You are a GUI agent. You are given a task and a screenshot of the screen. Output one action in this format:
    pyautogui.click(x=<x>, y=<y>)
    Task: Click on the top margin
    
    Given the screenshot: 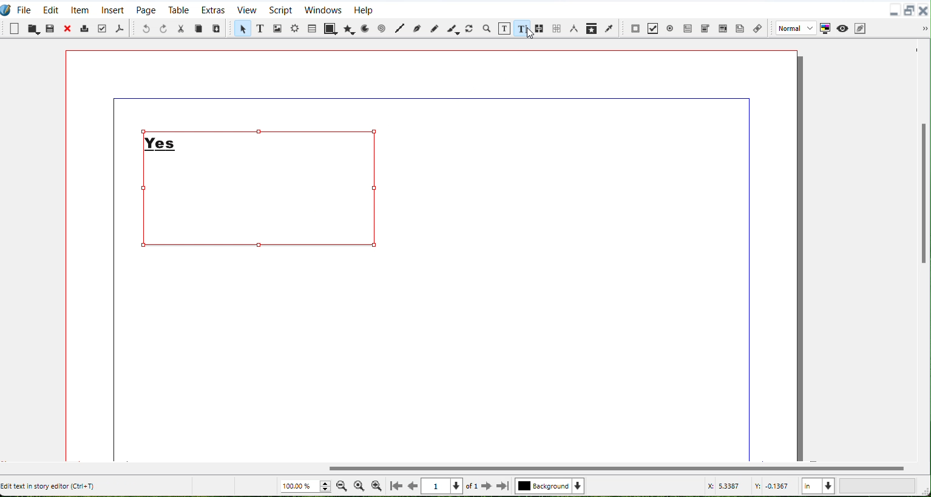 What is the action you would take?
    pyautogui.click(x=429, y=96)
    